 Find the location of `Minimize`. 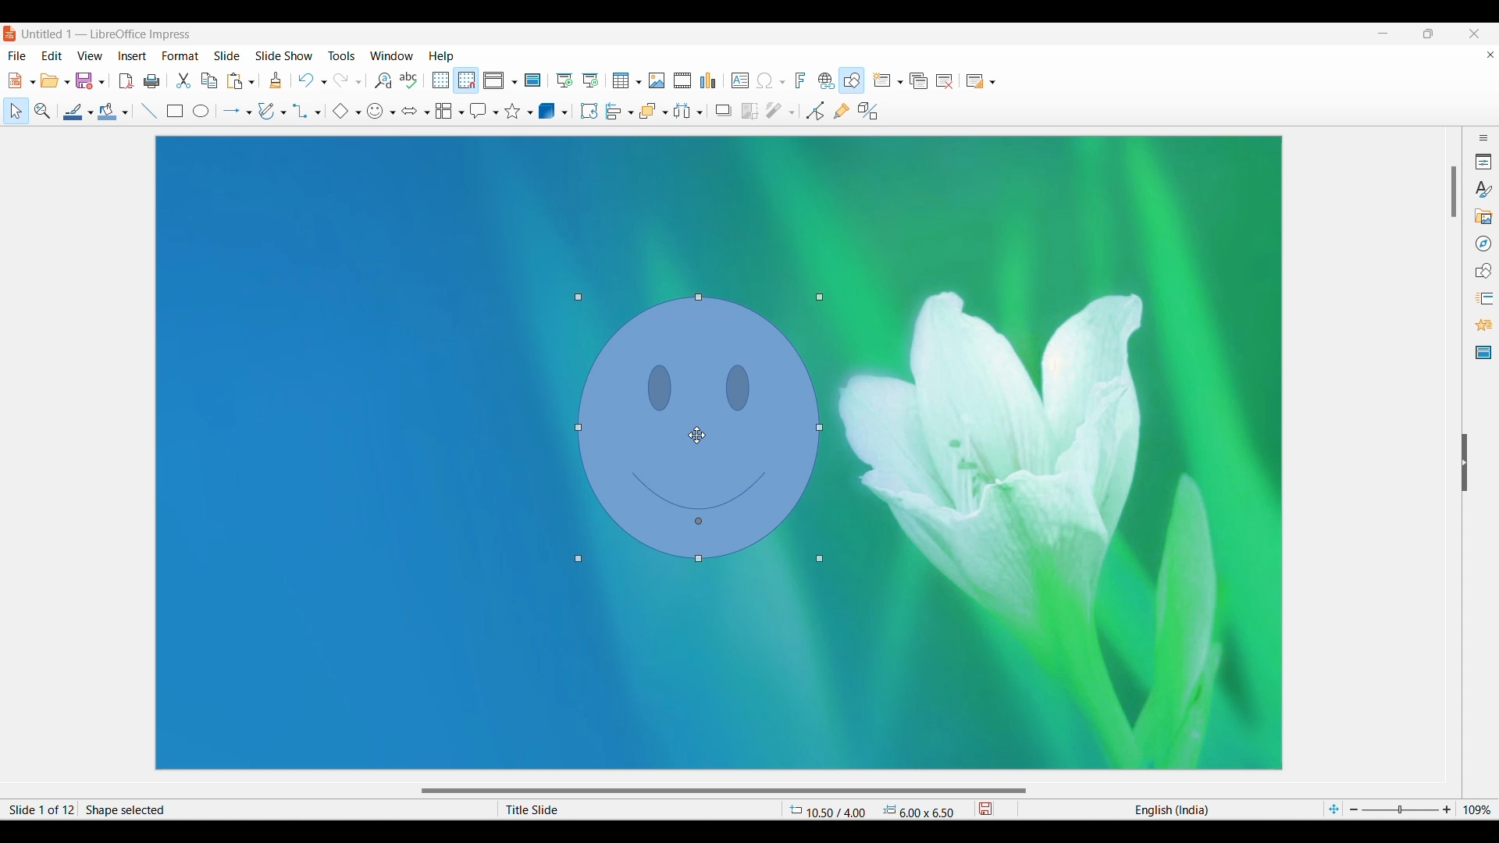

Minimize is located at coordinates (1383, 34).